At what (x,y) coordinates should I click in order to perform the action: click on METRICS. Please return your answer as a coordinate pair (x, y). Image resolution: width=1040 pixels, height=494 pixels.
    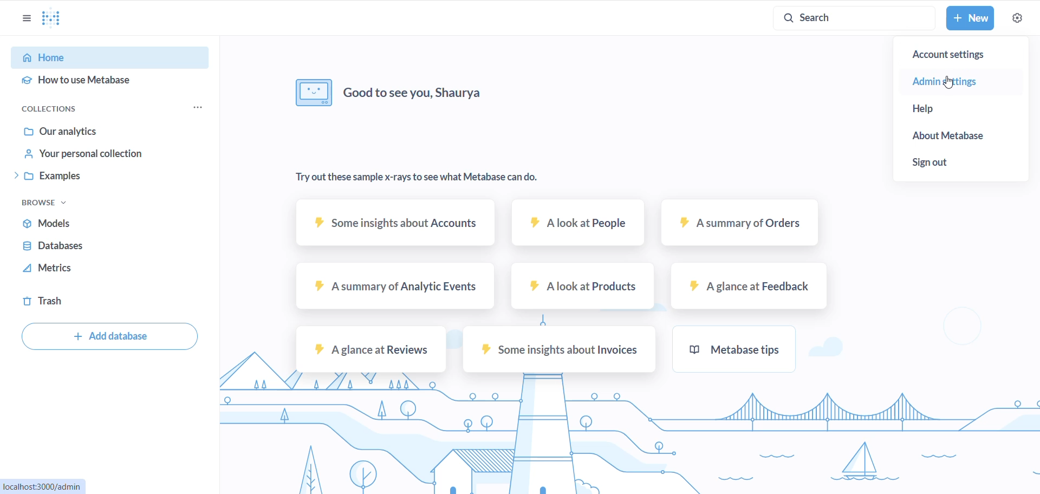
    Looking at the image, I should click on (112, 268).